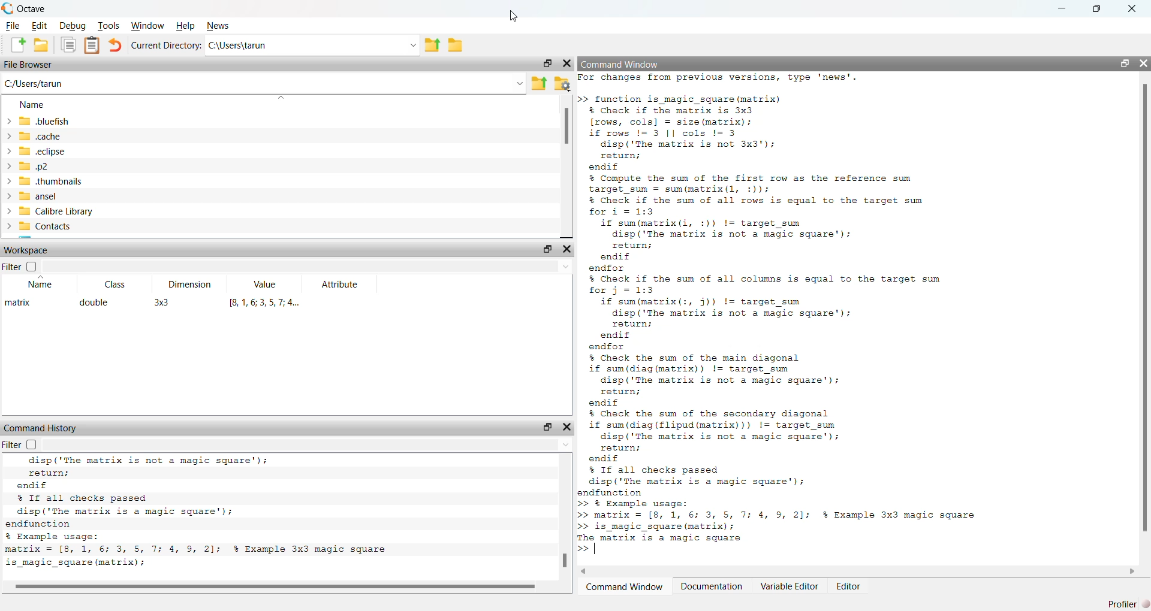  What do you see at coordinates (540, 83) in the screenshot?
I see `Previous Folder` at bounding box center [540, 83].